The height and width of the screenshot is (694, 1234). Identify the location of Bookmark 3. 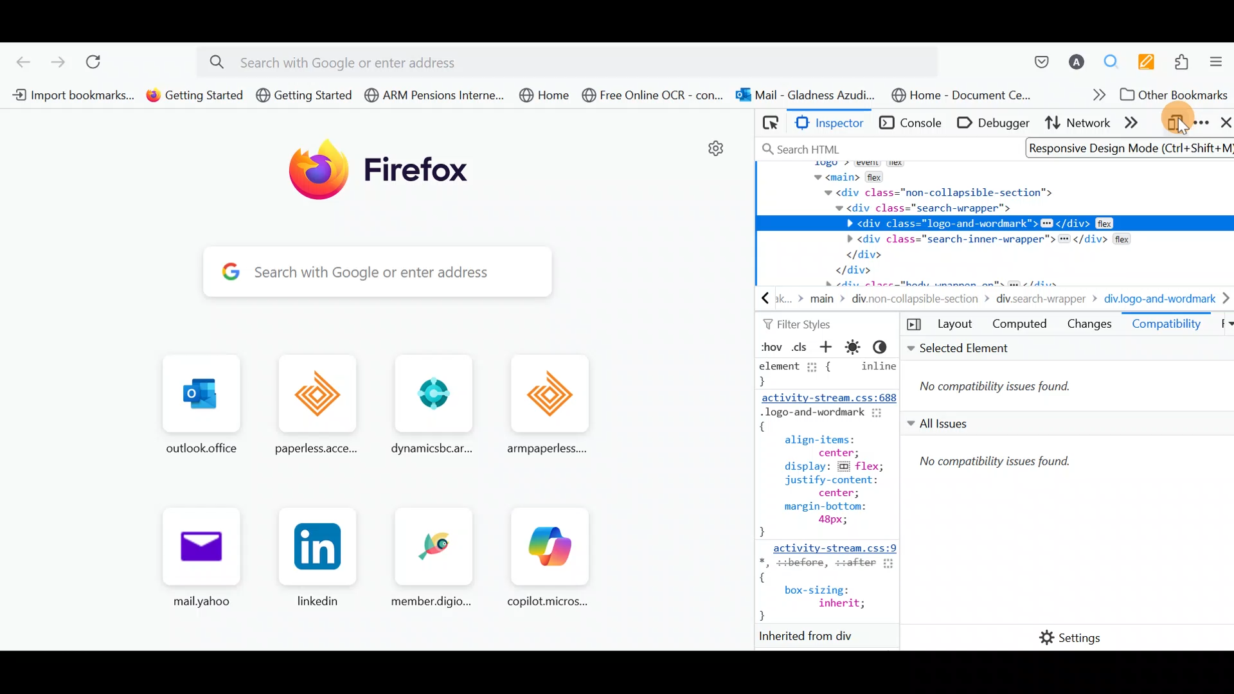
(305, 96).